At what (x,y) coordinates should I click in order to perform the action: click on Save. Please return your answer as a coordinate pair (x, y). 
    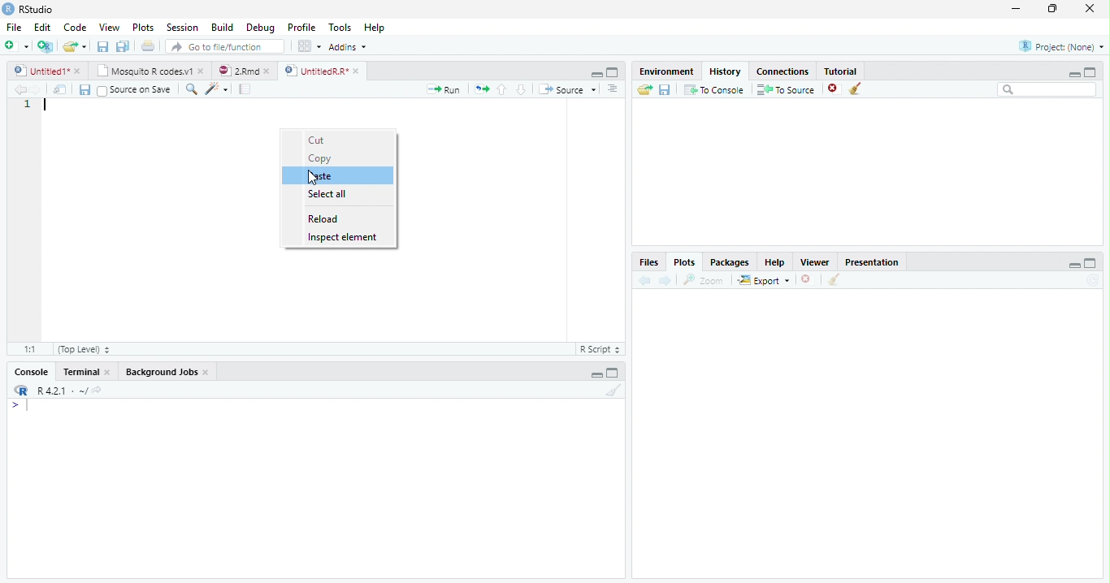
    Looking at the image, I should click on (102, 45).